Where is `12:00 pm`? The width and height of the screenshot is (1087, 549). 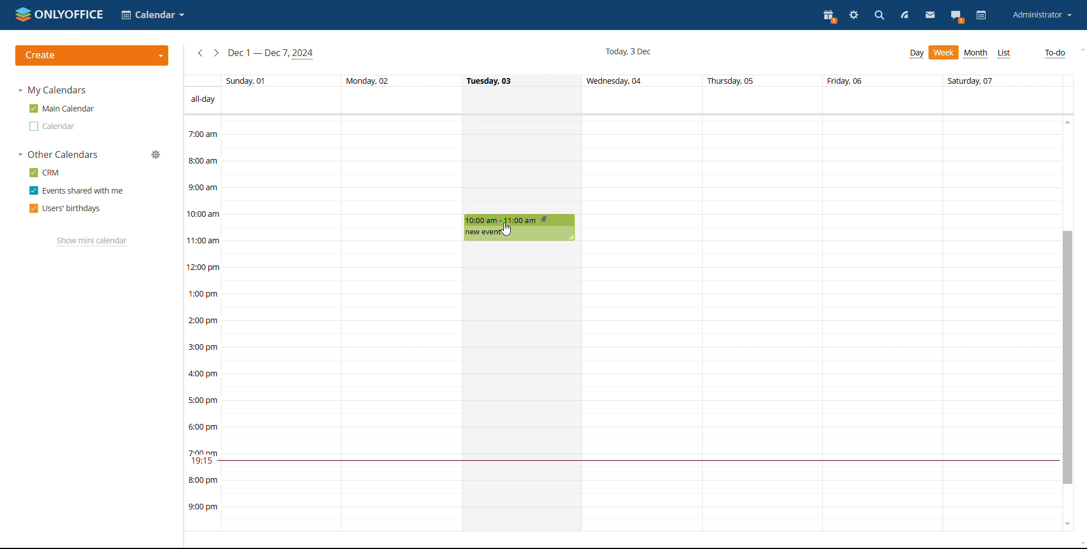 12:00 pm is located at coordinates (205, 267).